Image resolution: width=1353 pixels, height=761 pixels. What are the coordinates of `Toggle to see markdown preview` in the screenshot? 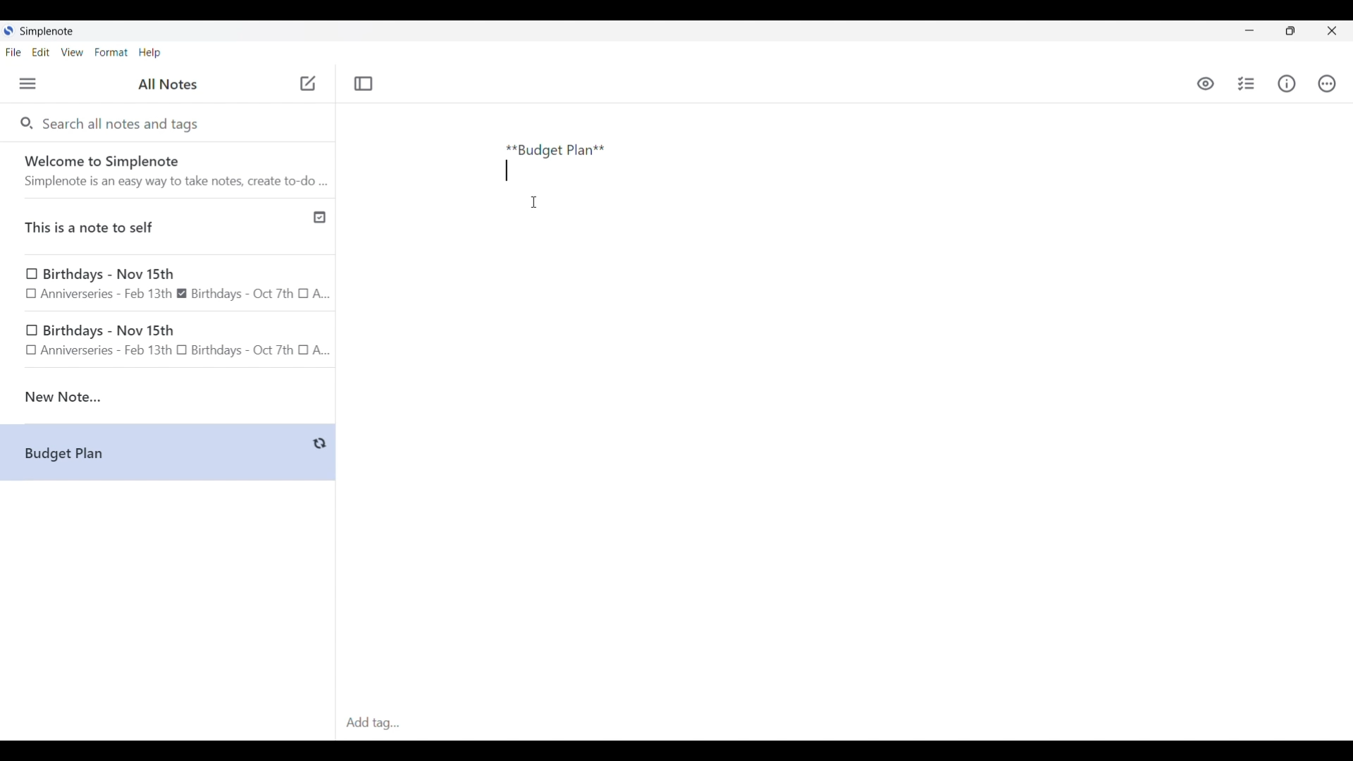 It's located at (1206, 84).